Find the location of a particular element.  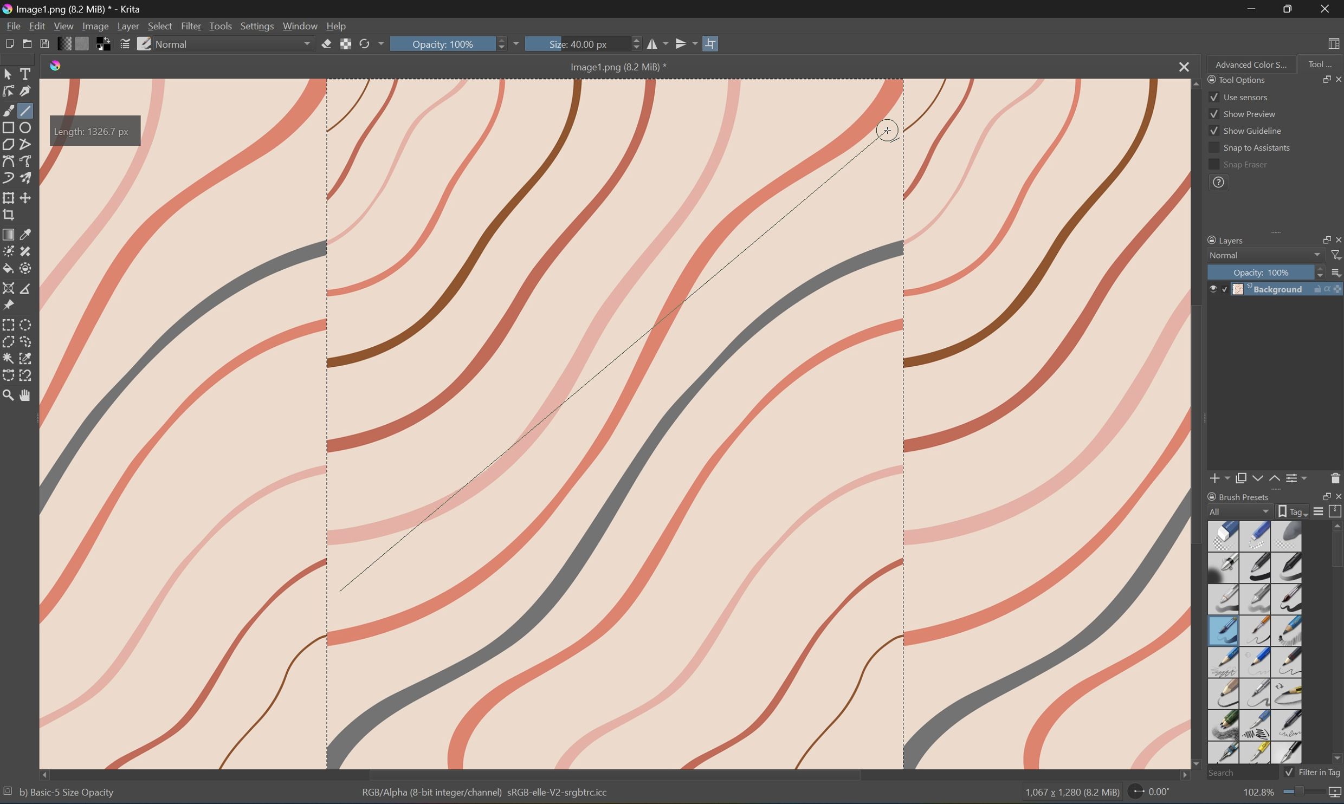

Visibility is located at coordinates (1211, 286).